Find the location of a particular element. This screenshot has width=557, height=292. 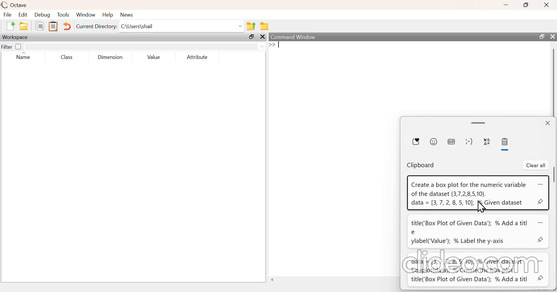

close is located at coordinates (548, 123).